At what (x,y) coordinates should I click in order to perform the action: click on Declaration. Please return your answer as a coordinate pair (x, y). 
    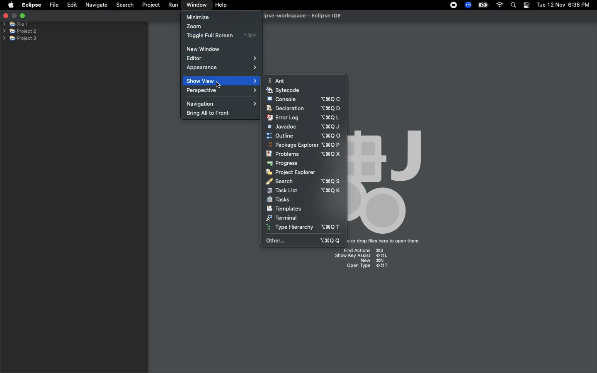
    Looking at the image, I should click on (303, 109).